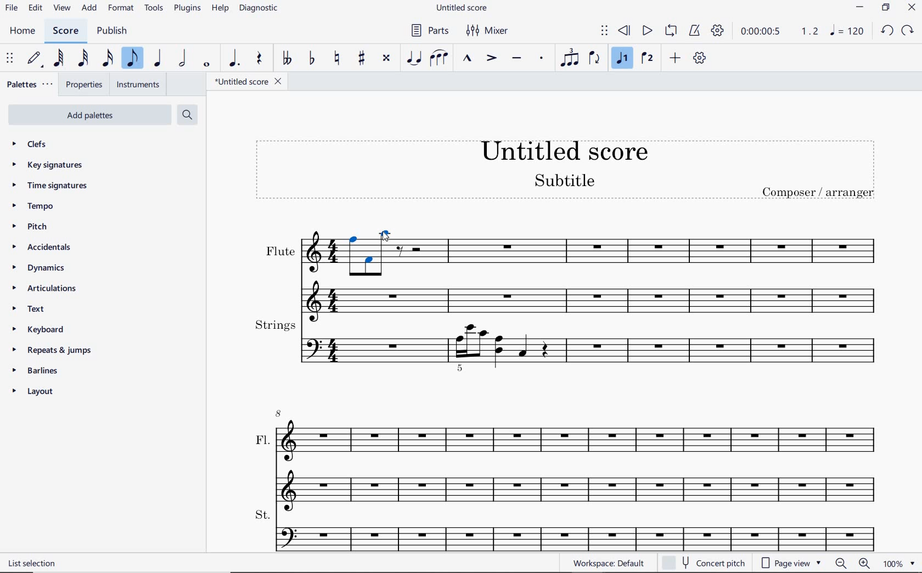  Describe the element at coordinates (313, 57) in the screenshot. I see `TOGGLE FLAT` at that location.